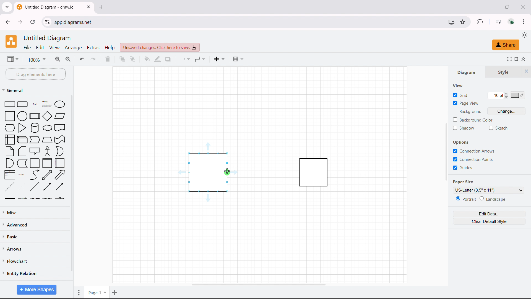 This screenshot has height=299, width=531. I want to click on URL space, so click(249, 22).